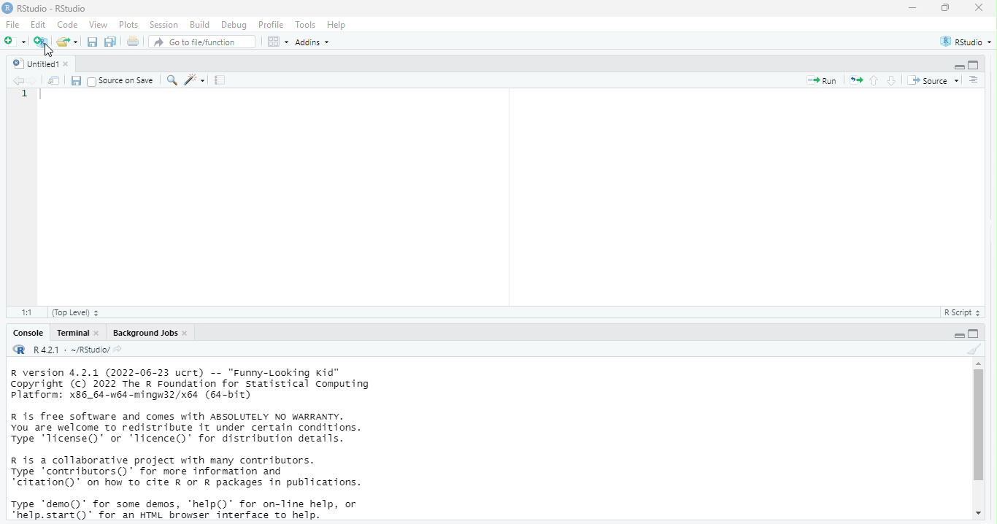 The image size is (997, 524). What do you see at coordinates (748, 198) in the screenshot?
I see `code area` at bounding box center [748, 198].